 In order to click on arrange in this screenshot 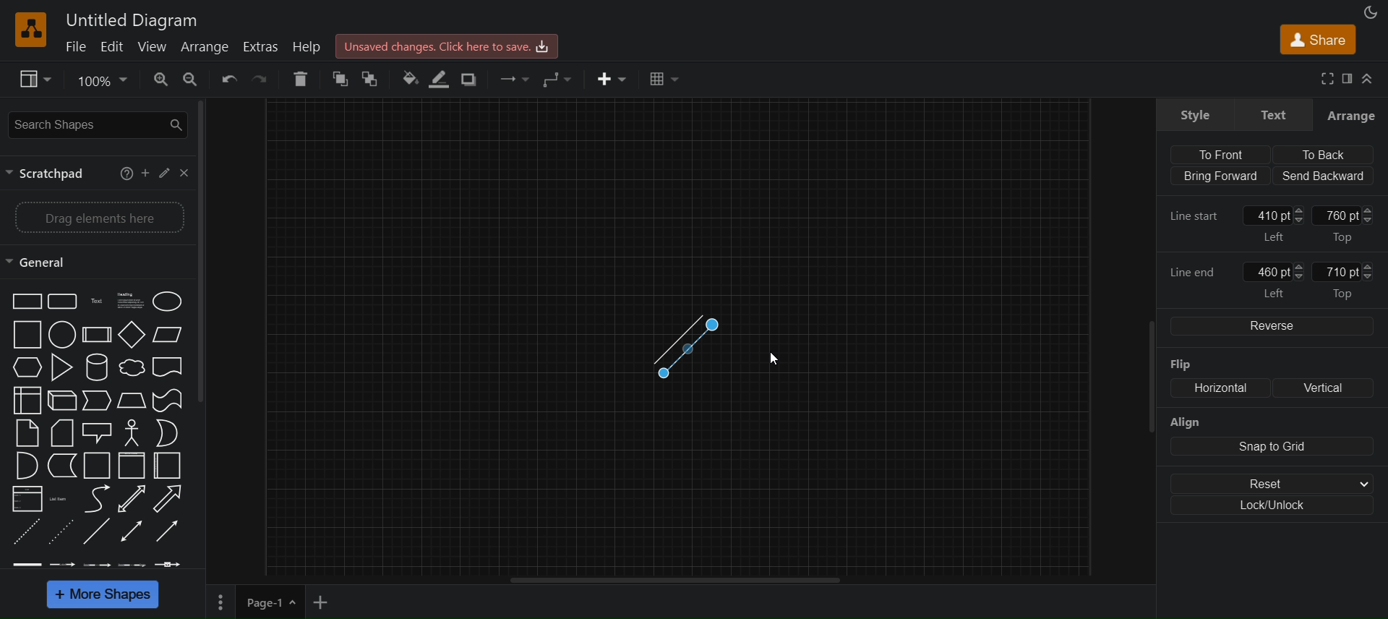, I will do `click(1352, 114)`.